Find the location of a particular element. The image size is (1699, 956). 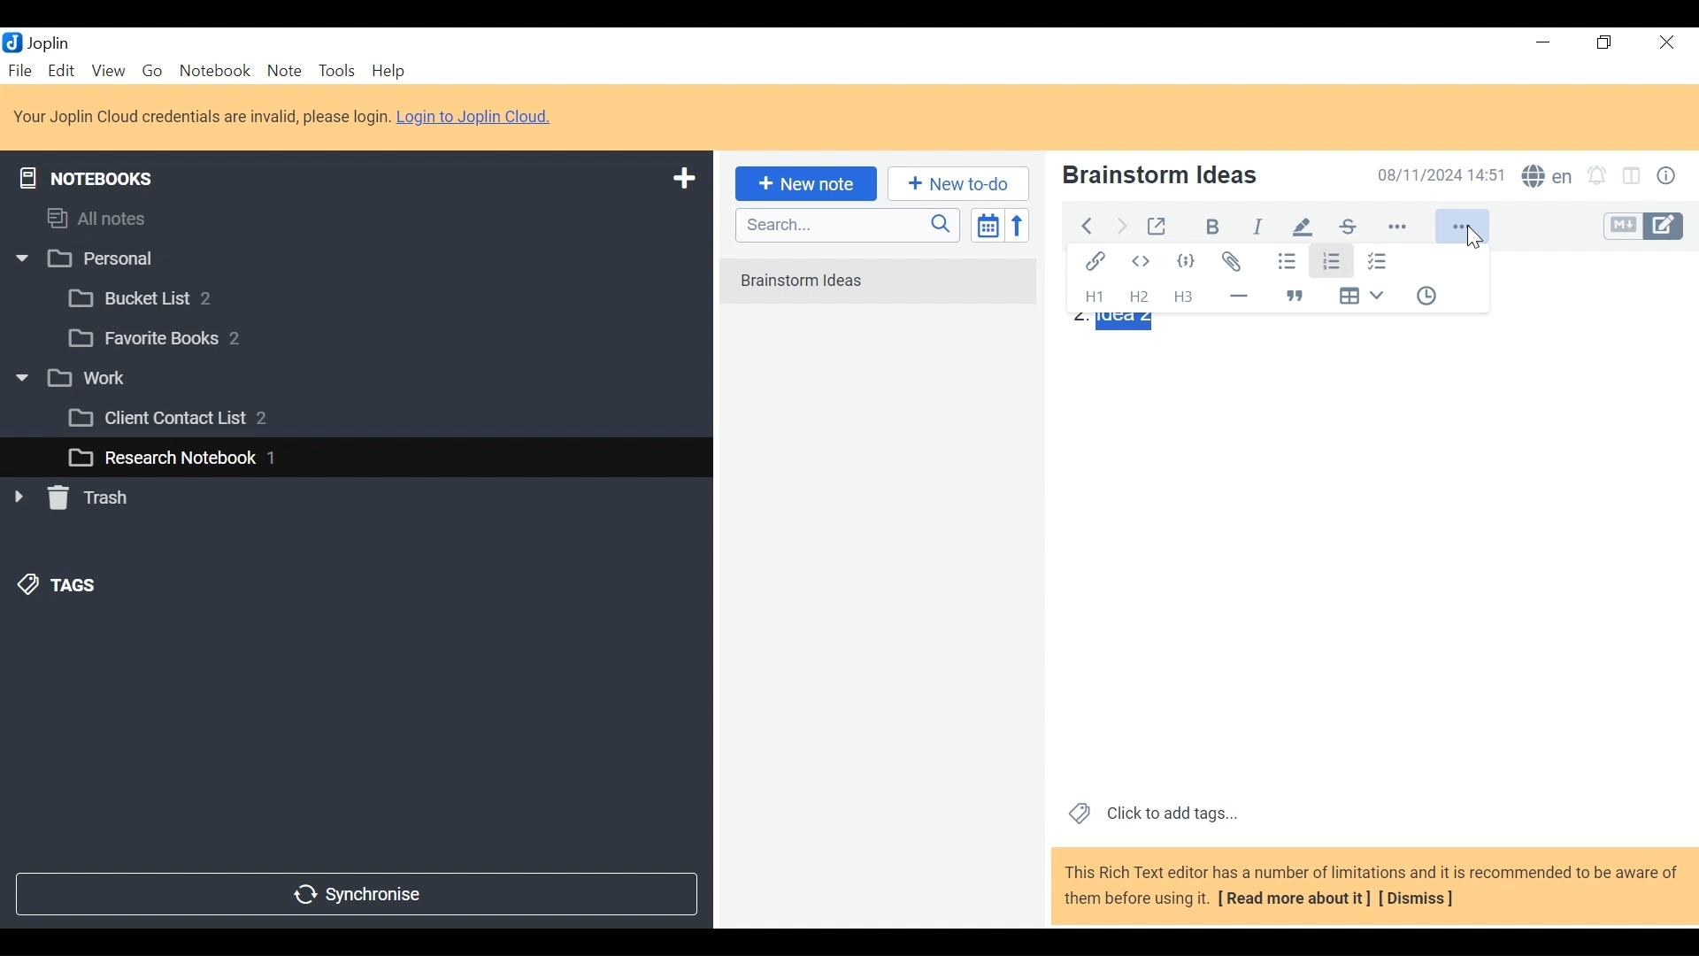

» [ Trash is located at coordinates (93, 497).